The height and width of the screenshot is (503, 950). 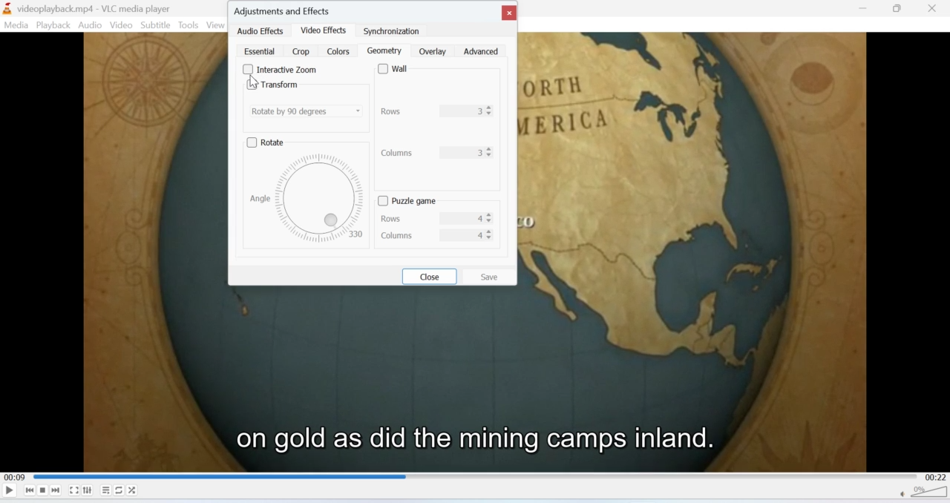 What do you see at coordinates (937, 477) in the screenshot?
I see `00:22` at bounding box center [937, 477].